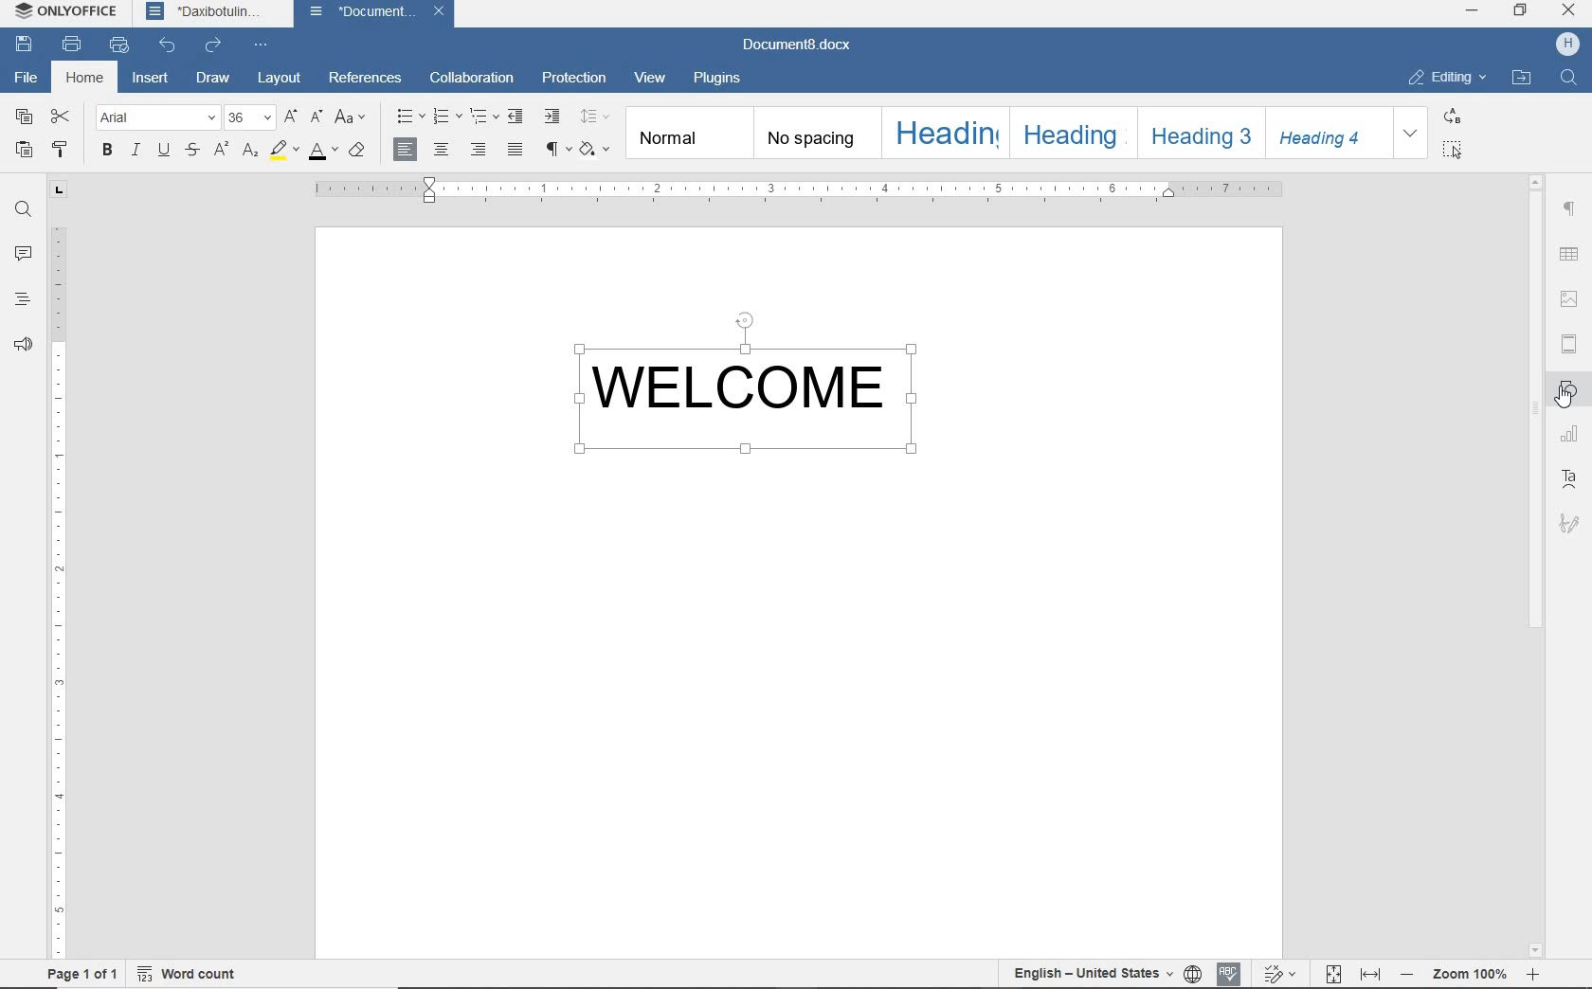 The image size is (1592, 989). What do you see at coordinates (25, 298) in the screenshot?
I see `HEADINGS` at bounding box center [25, 298].